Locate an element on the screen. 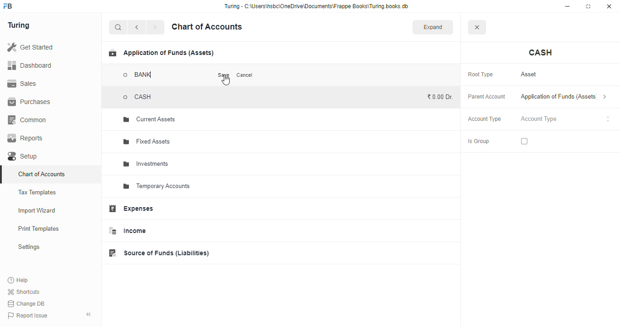  chart of accounts is located at coordinates (42, 174).